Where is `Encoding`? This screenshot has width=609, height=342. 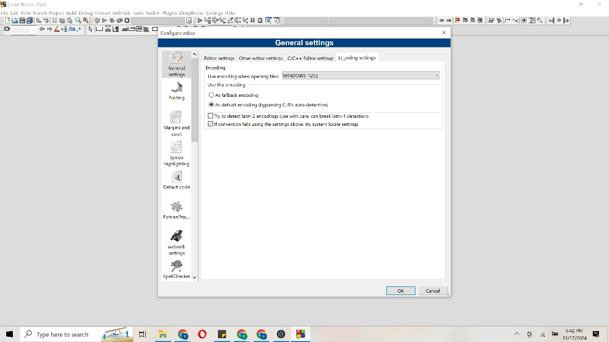
Encoding is located at coordinates (216, 67).